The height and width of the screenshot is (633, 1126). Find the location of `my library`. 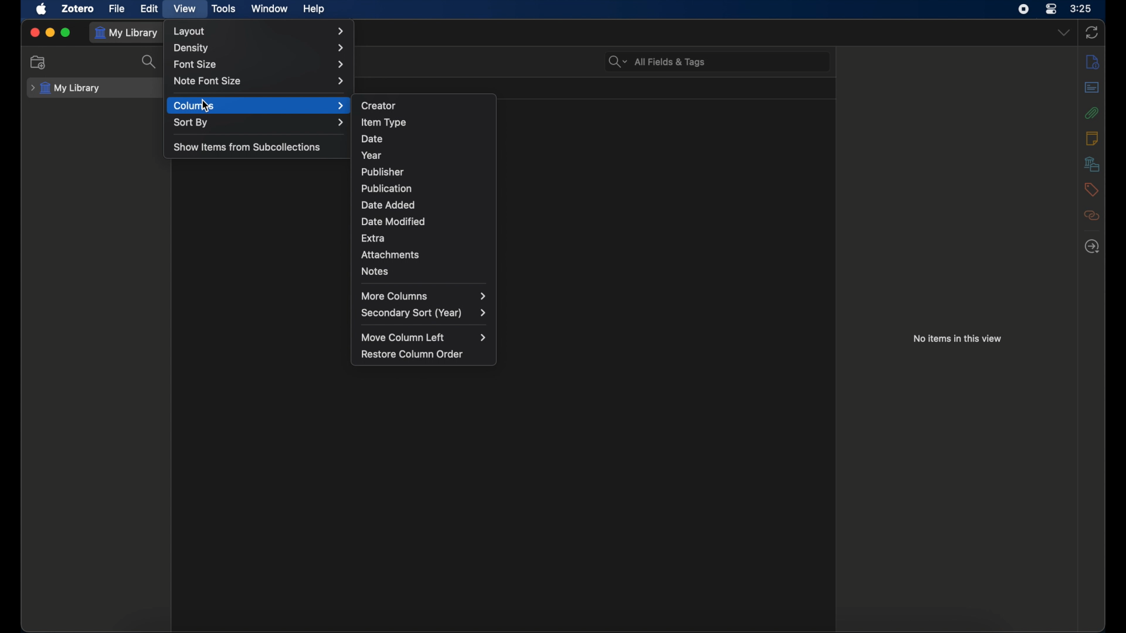

my library is located at coordinates (127, 33).